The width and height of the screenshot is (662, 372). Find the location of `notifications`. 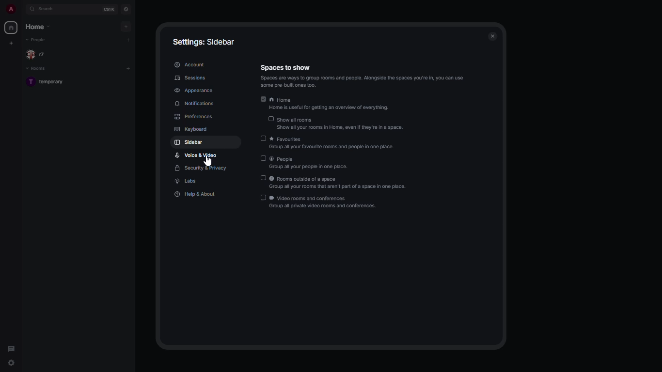

notifications is located at coordinates (195, 104).